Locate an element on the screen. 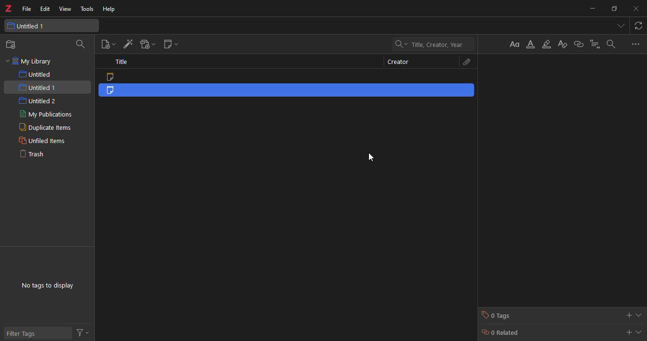 This screenshot has width=647, height=341. format text is located at coordinates (510, 45).